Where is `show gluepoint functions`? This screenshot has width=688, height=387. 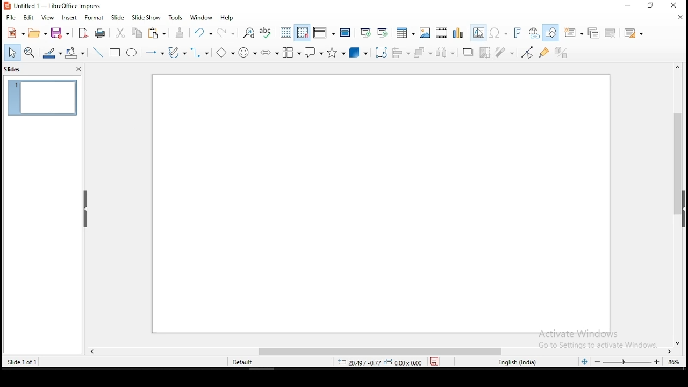
show gluepoint functions is located at coordinates (544, 53).